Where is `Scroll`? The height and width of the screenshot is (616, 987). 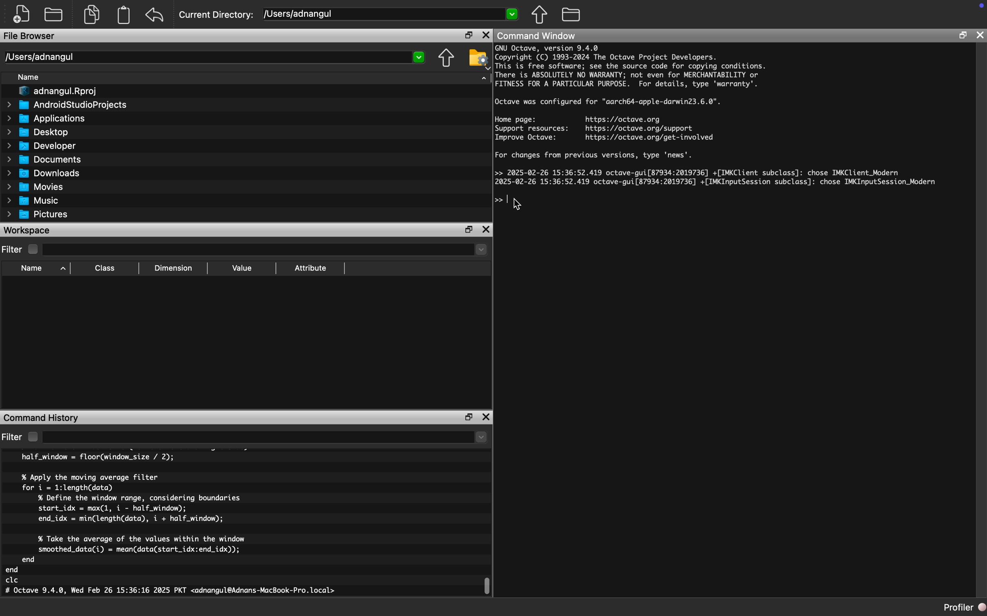 Scroll is located at coordinates (490, 584).